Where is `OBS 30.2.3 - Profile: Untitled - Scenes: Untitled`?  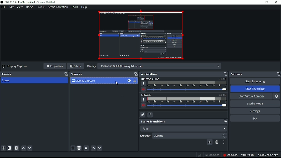 OBS 30.2.3 - Profile: Untitled - Scenes: Untitled is located at coordinates (35, 2).